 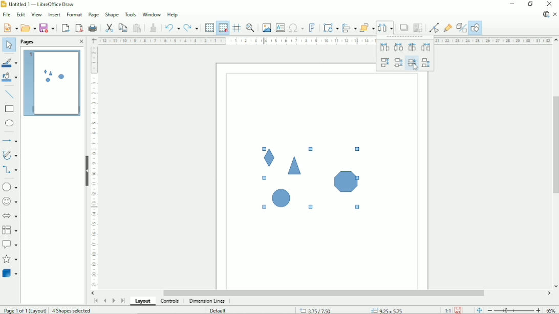 What do you see at coordinates (6, 14) in the screenshot?
I see `File` at bounding box center [6, 14].